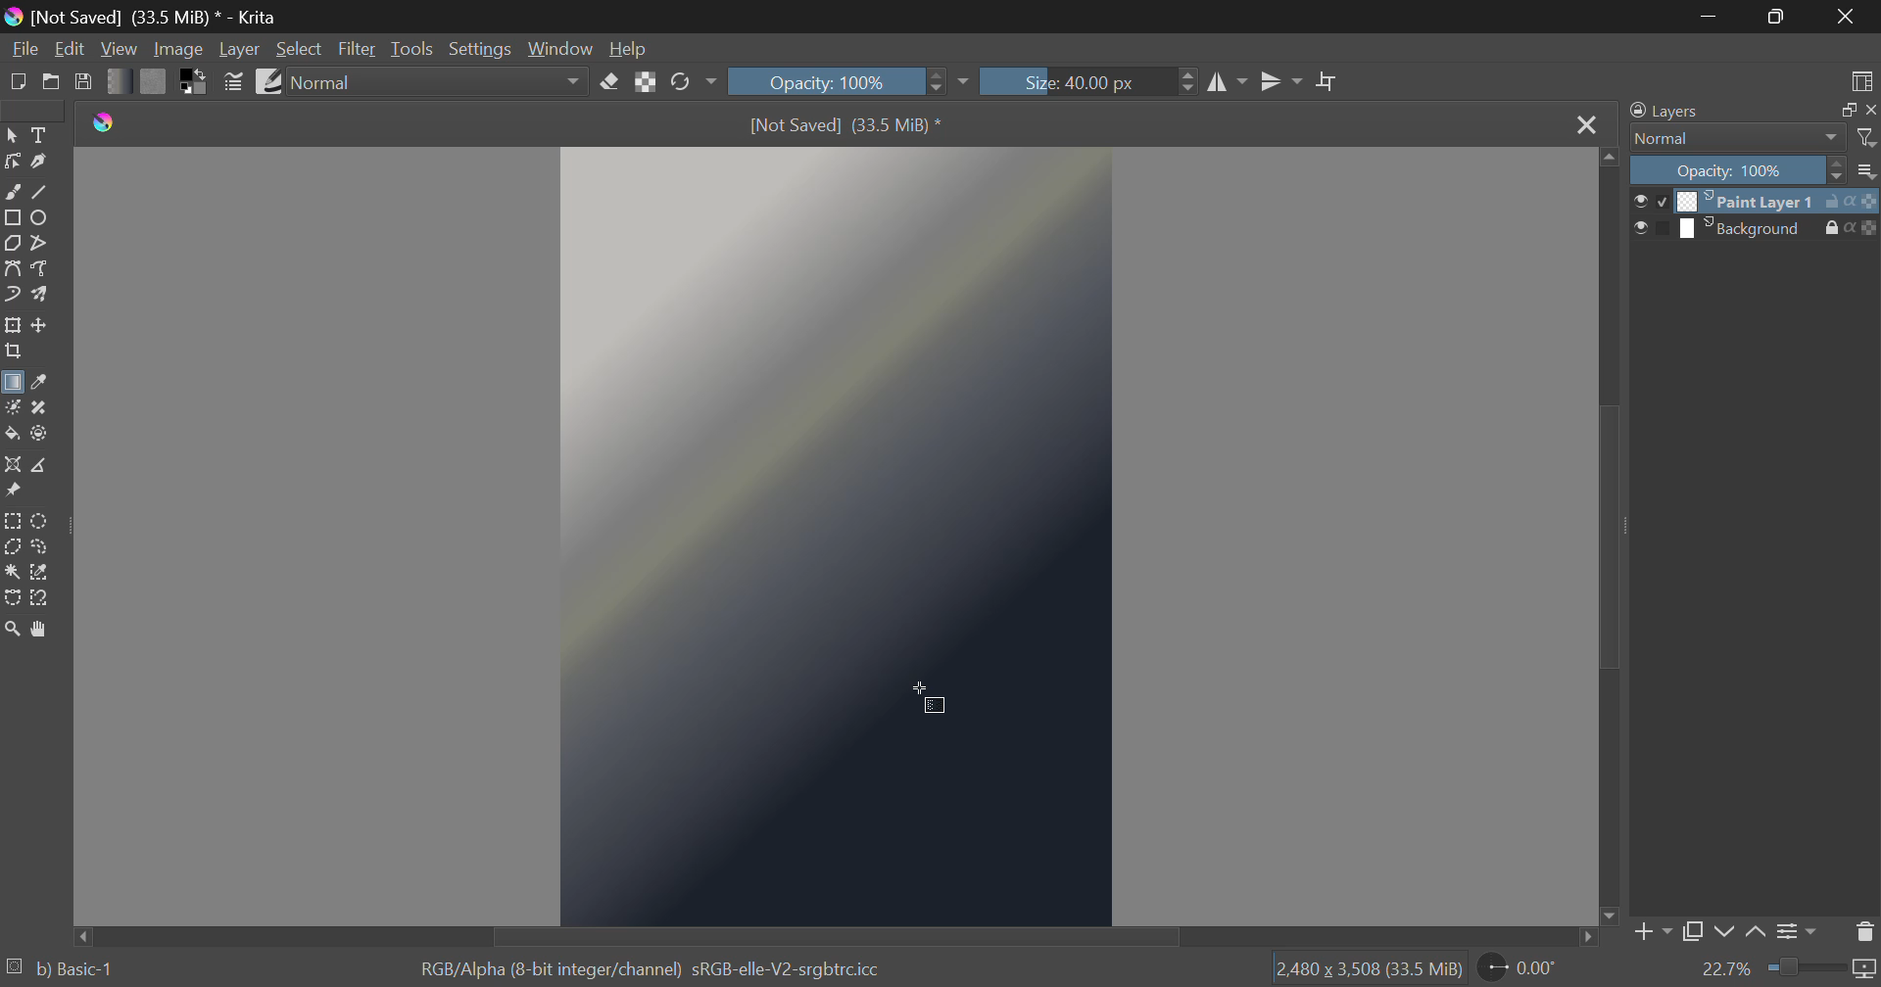 The height and width of the screenshot is (987, 1881). Describe the element at coordinates (657, 966) in the screenshot. I see `RGB/Alpha (8-bit integer/channel) sRGB-elle-V2-srgbtrc.icc` at that location.